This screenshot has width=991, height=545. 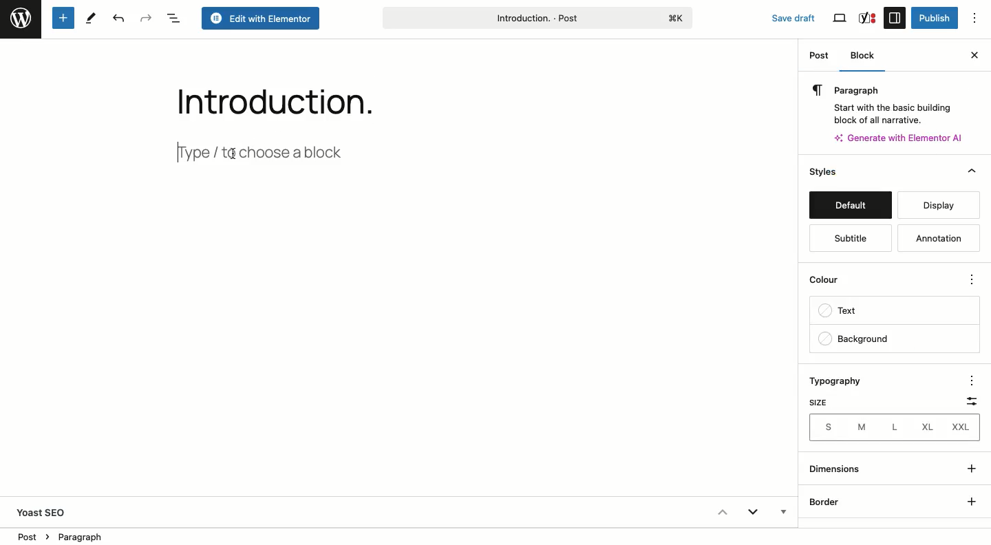 What do you see at coordinates (273, 150) in the screenshot?
I see `[Type / to choose a block` at bounding box center [273, 150].